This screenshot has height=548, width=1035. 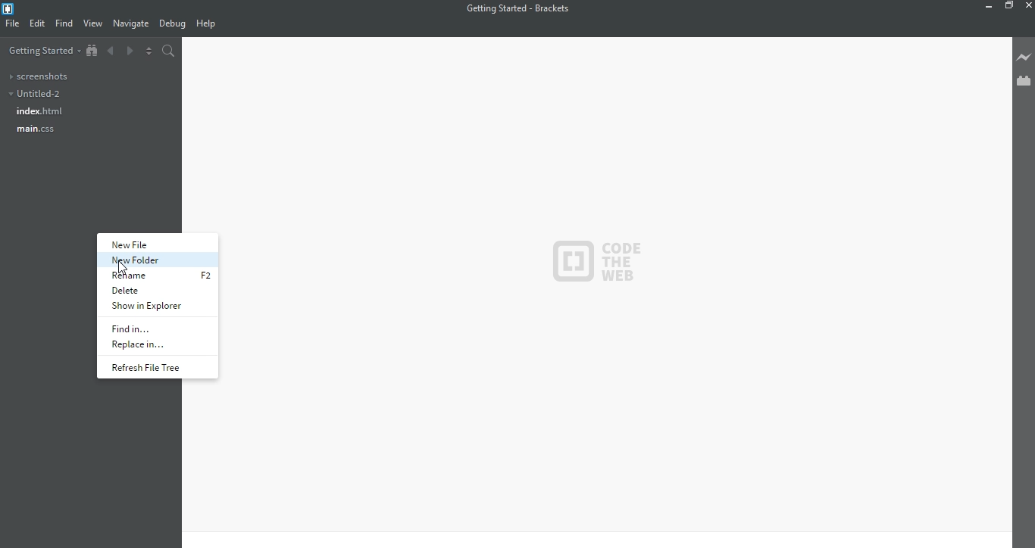 What do you see at coordinates (149, 368) in the screenshot?
I see `refresh file tree` at bounding box center [149, 368].